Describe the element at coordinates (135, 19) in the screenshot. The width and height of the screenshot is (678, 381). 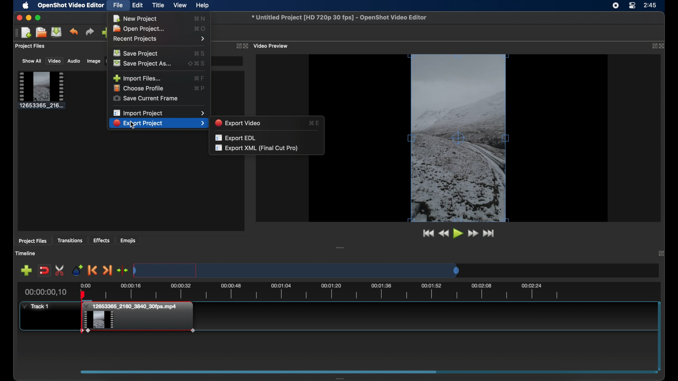
I see `new project` at that location.